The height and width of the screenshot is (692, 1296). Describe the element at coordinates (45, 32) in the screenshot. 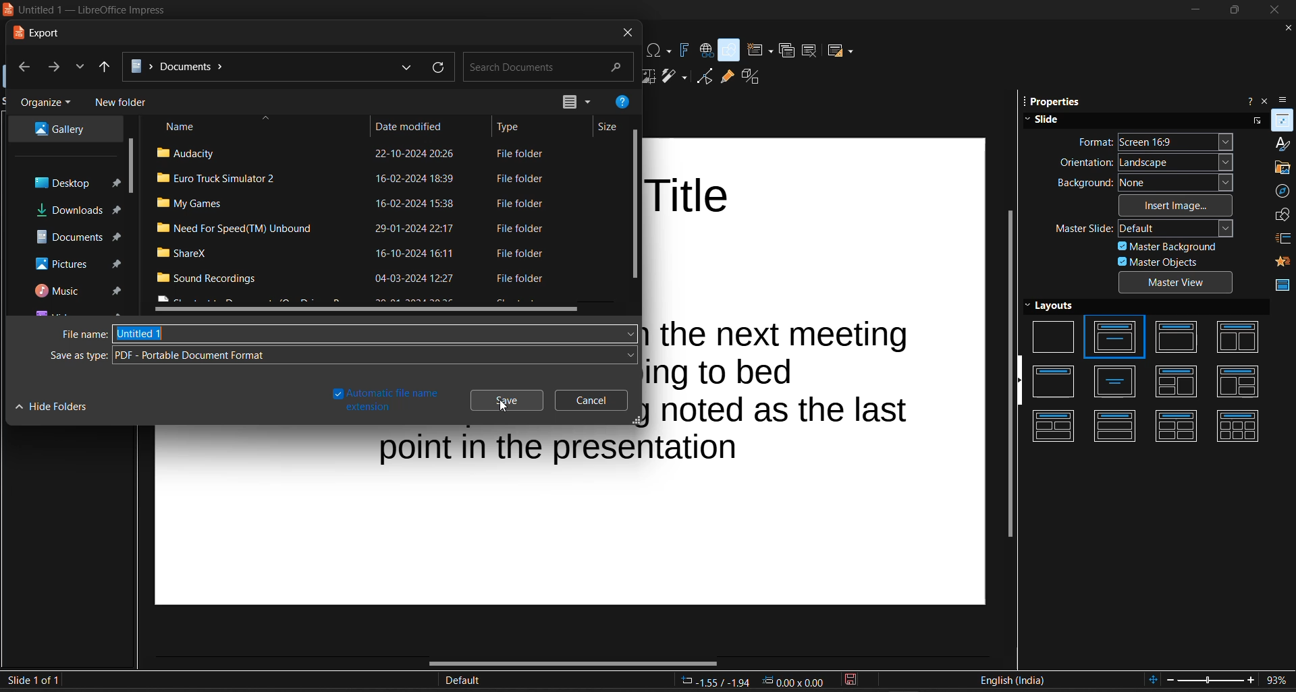

I see `Export` at that location.